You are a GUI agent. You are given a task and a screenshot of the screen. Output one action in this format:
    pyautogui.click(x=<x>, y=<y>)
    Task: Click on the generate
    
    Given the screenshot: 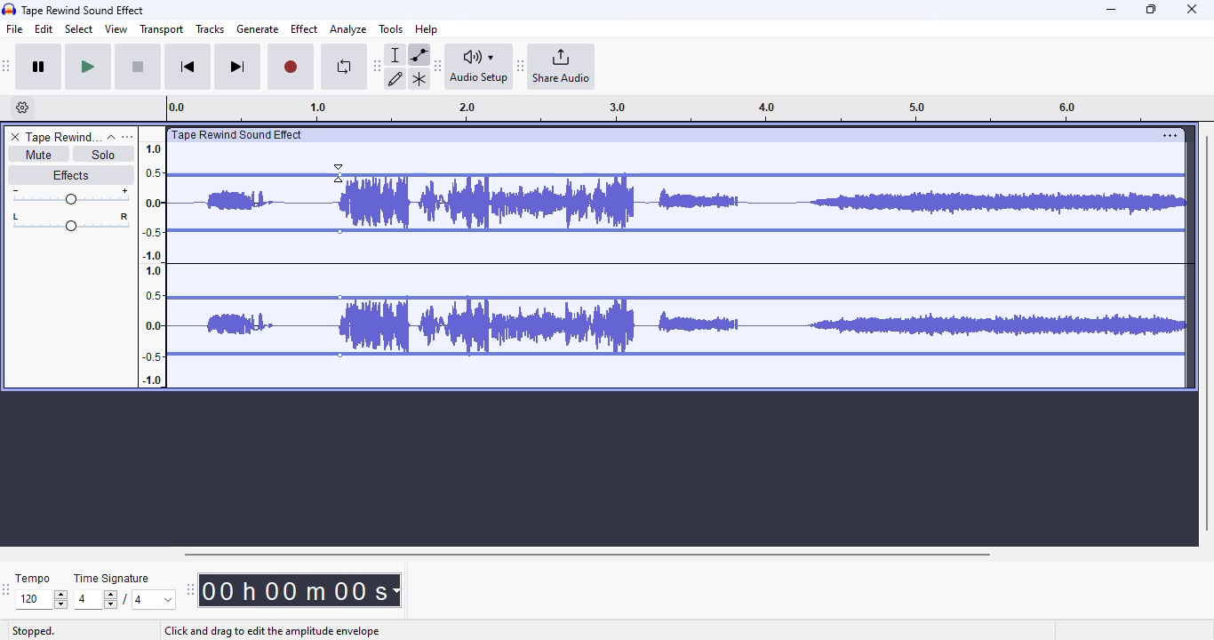 What is the action you would take?
    pyautogui.click(x=258, y=29)
    